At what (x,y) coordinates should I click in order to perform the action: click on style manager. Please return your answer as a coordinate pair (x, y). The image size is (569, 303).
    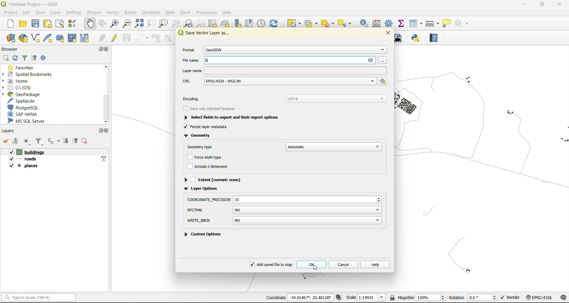
    Looking at the image, I should click on (72, 24).